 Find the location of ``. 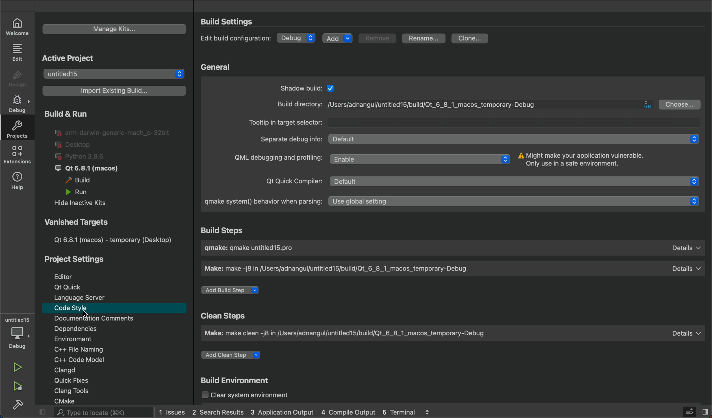

 is located at coordinates (338, 38).